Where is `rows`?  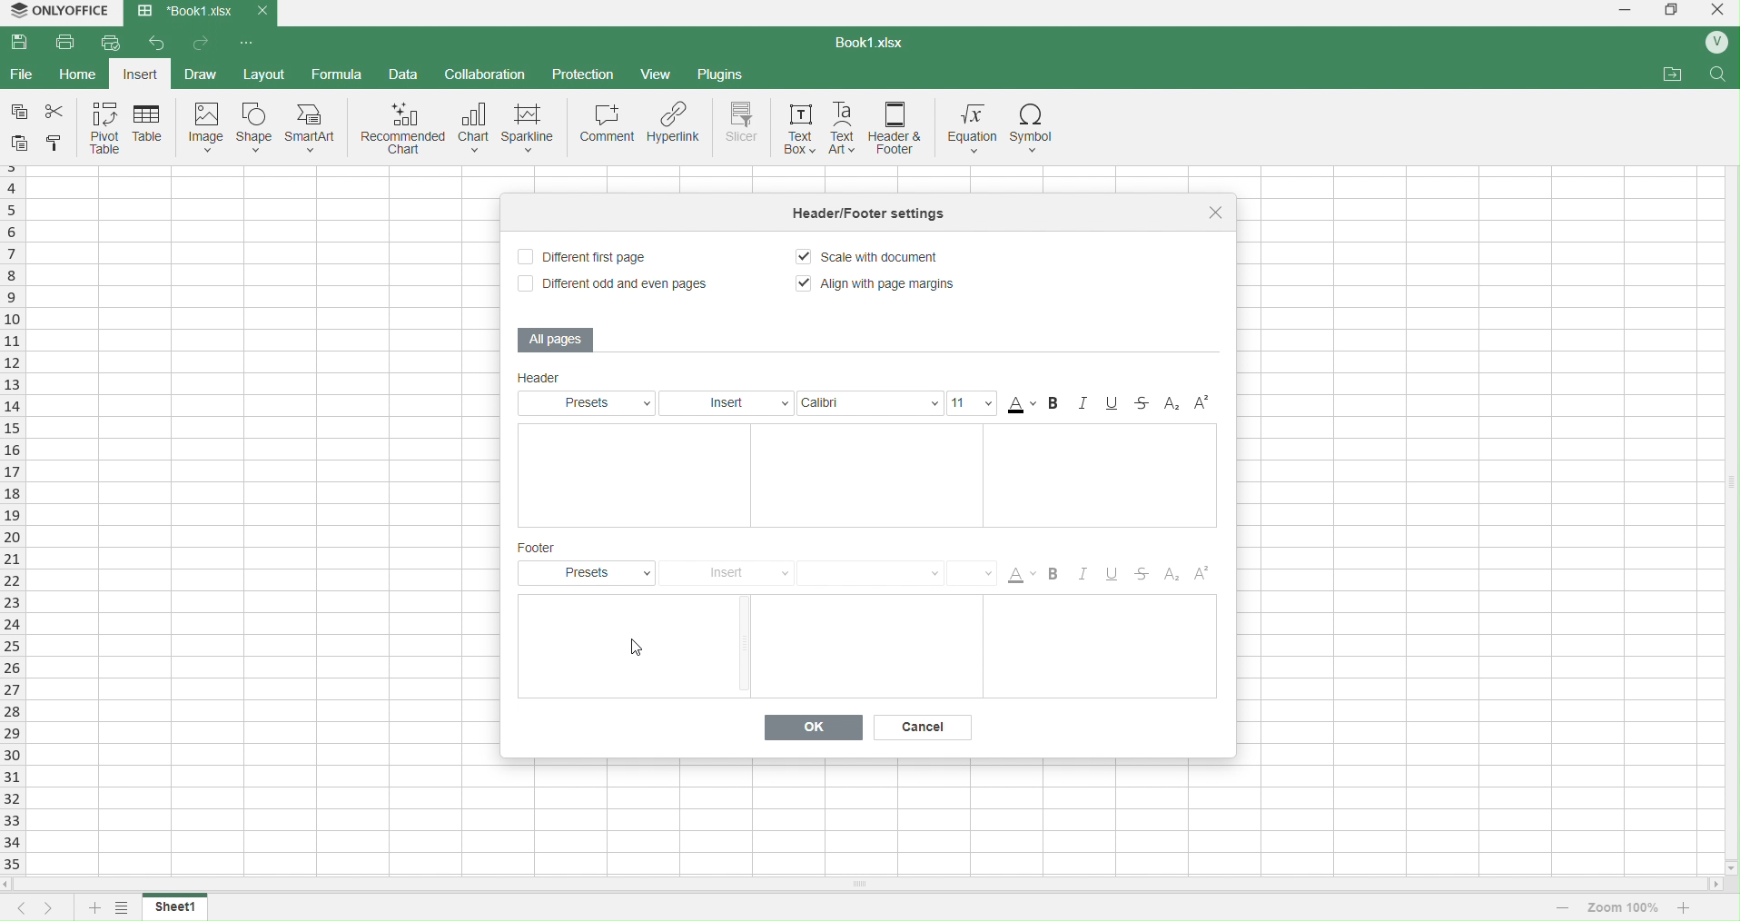 rows is located at coordinates (13, 518).